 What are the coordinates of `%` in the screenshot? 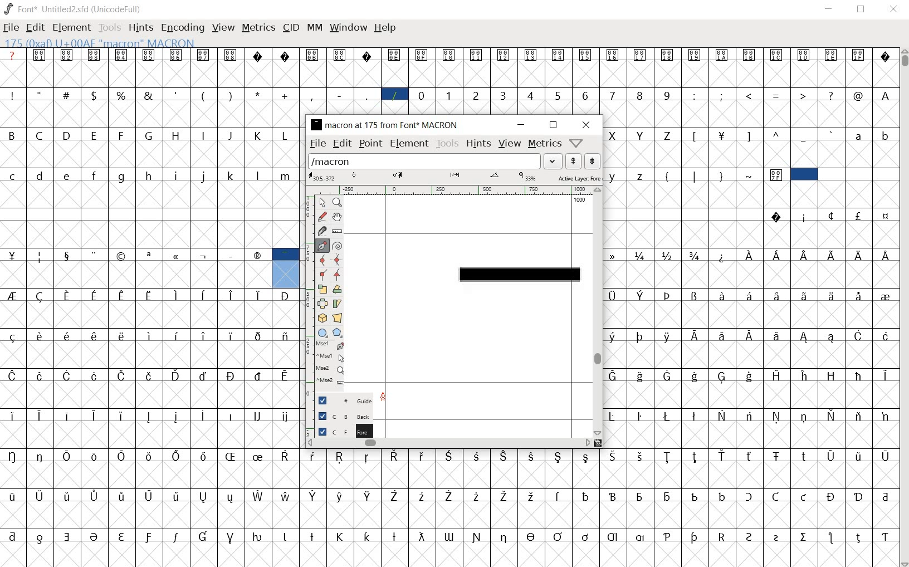 It's located at (122, 94).